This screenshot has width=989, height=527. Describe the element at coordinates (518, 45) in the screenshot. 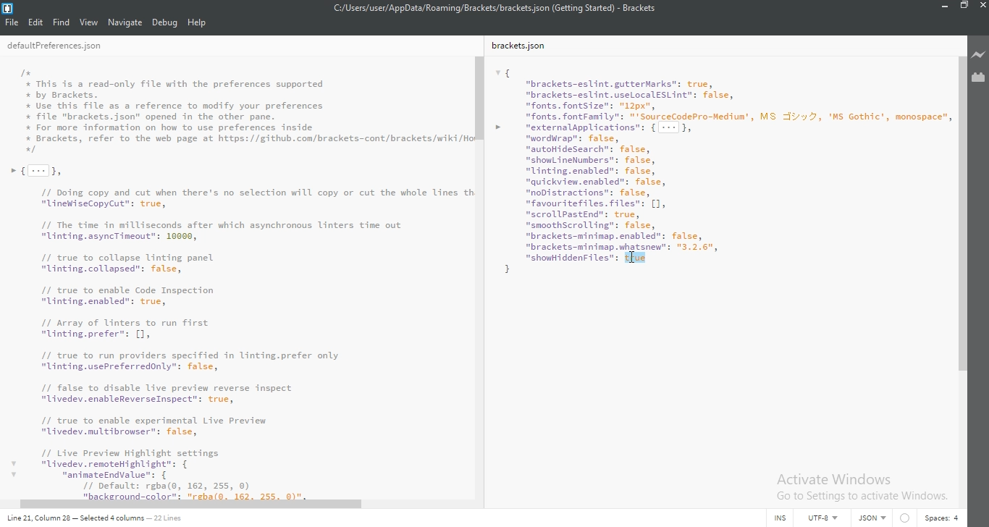

I see `brackets.json` at that location.